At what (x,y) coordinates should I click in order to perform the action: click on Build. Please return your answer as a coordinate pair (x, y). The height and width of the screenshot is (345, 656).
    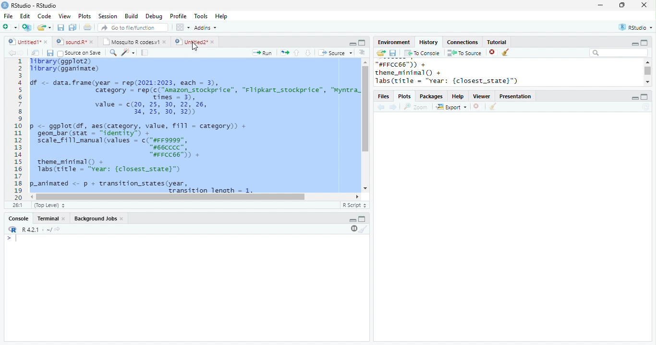
    Looking at the image, I should click on (131, 16).